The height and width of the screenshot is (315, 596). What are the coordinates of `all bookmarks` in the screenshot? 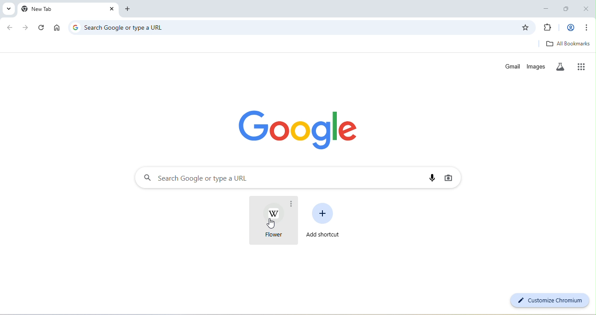 It's located at (568, 44).